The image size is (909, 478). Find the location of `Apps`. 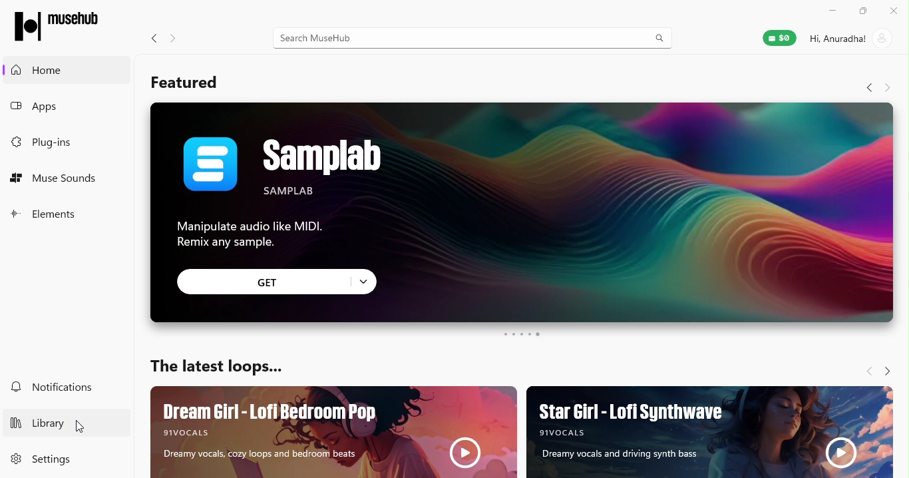

Apps is located at coordinates (65, 106).